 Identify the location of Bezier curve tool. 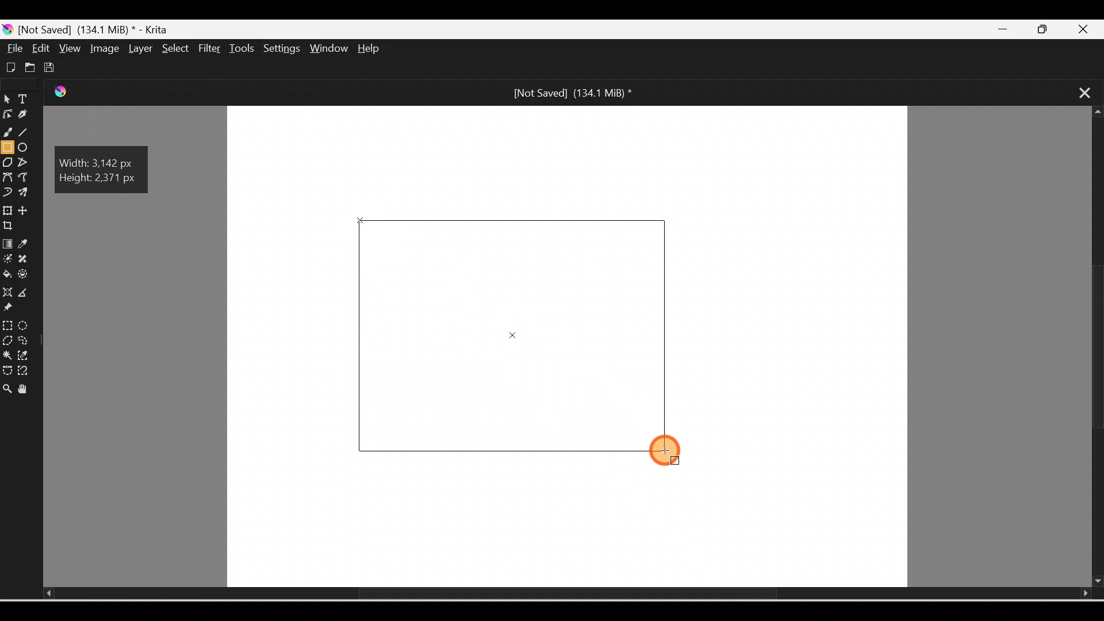
(8, 177).